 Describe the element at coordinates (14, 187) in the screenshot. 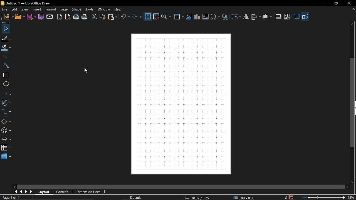

I see `move left` at that location.